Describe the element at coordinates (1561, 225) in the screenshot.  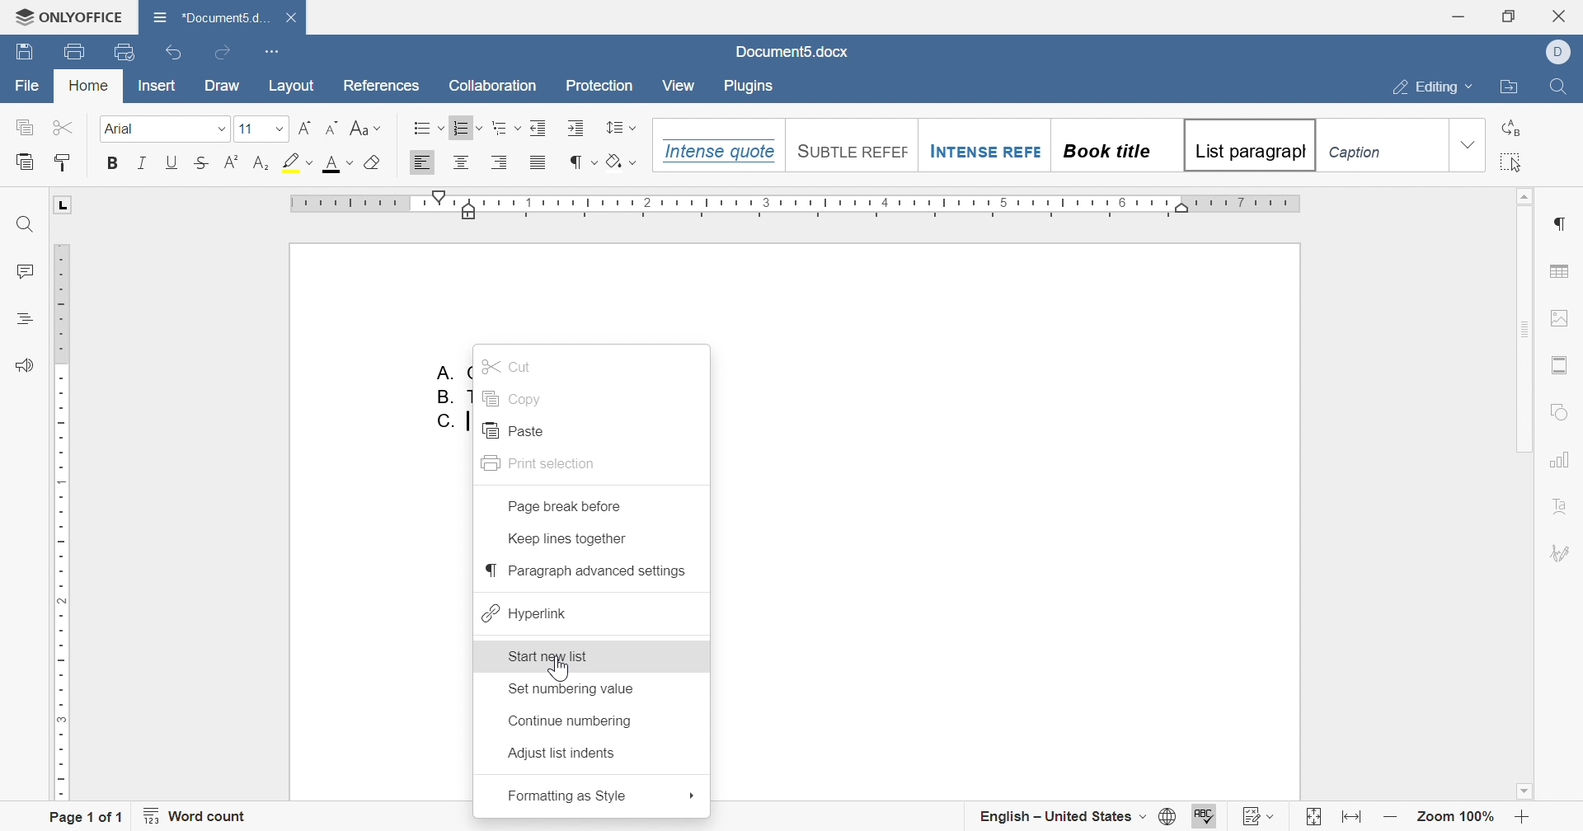
I see `paragraph settings` at that location.